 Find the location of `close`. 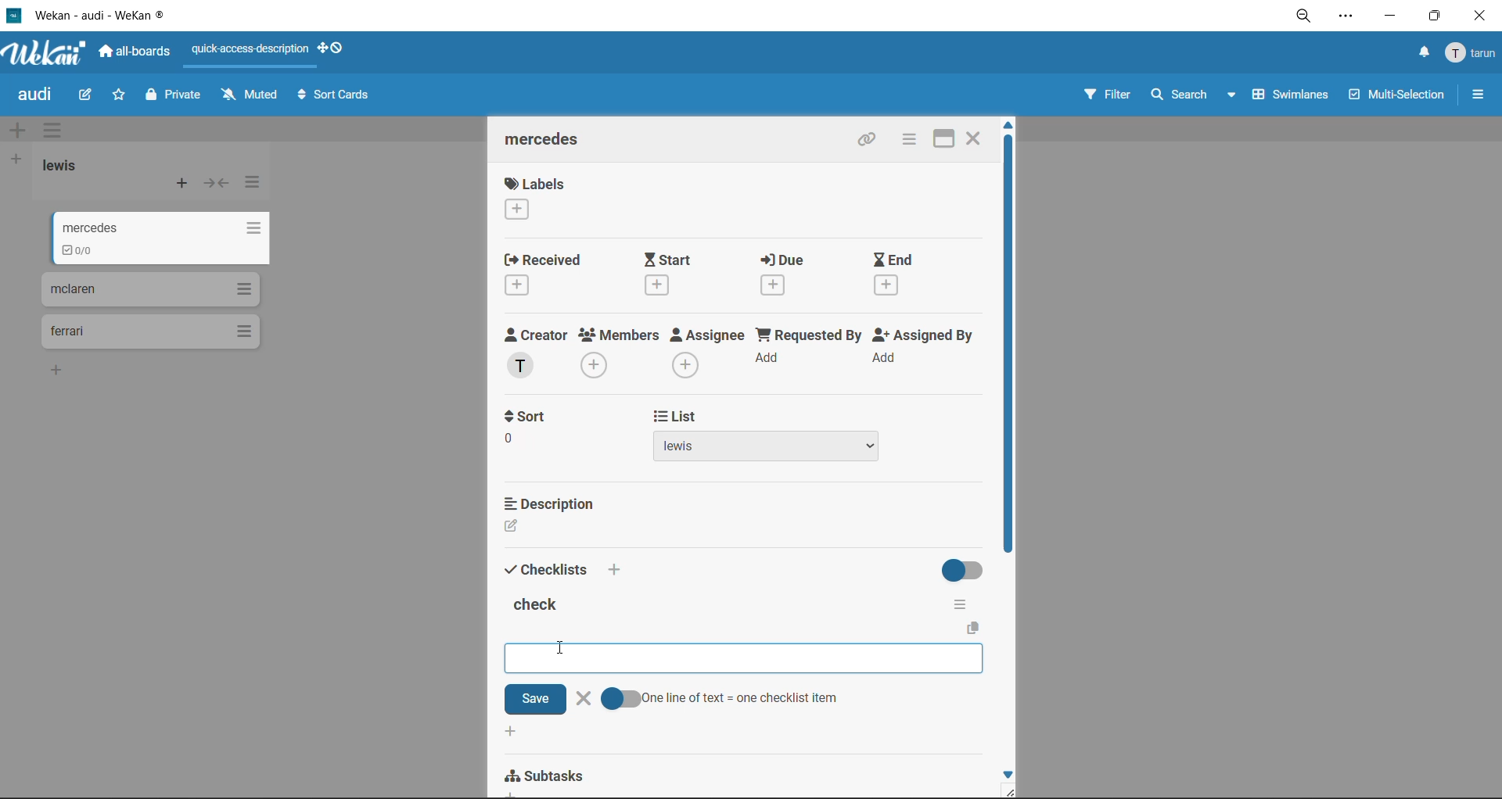

close is located at coordinates (975, 136).